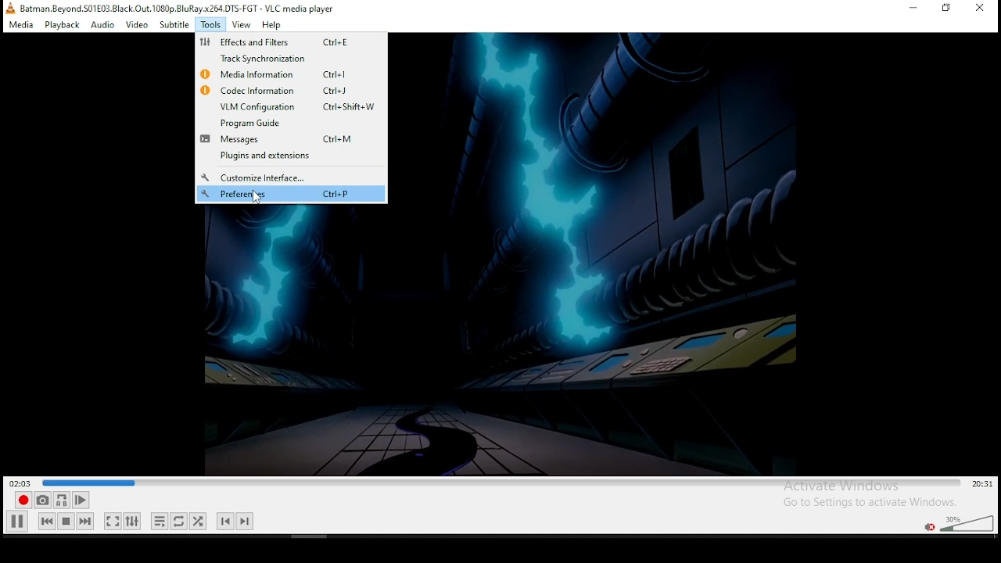 This screenshot has width=1001, height=563. Describe the element at coordinates (289, 74) in the screenshot. I see `media information` at that location.